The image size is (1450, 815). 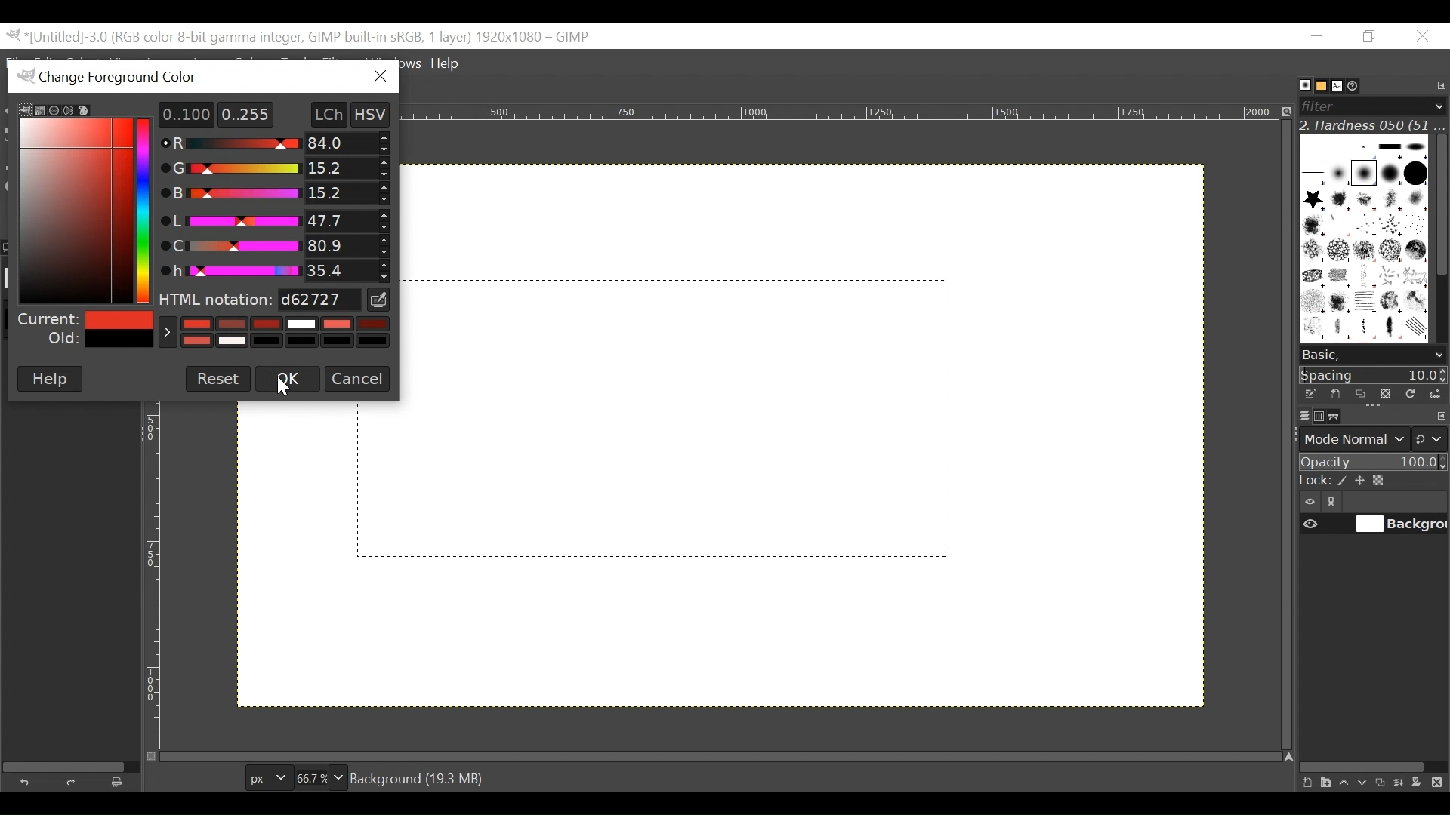 What do you see at coordinates (1371, 105) in the screenshot?
I see `Filter bar` at bounding box center [1371, 105].